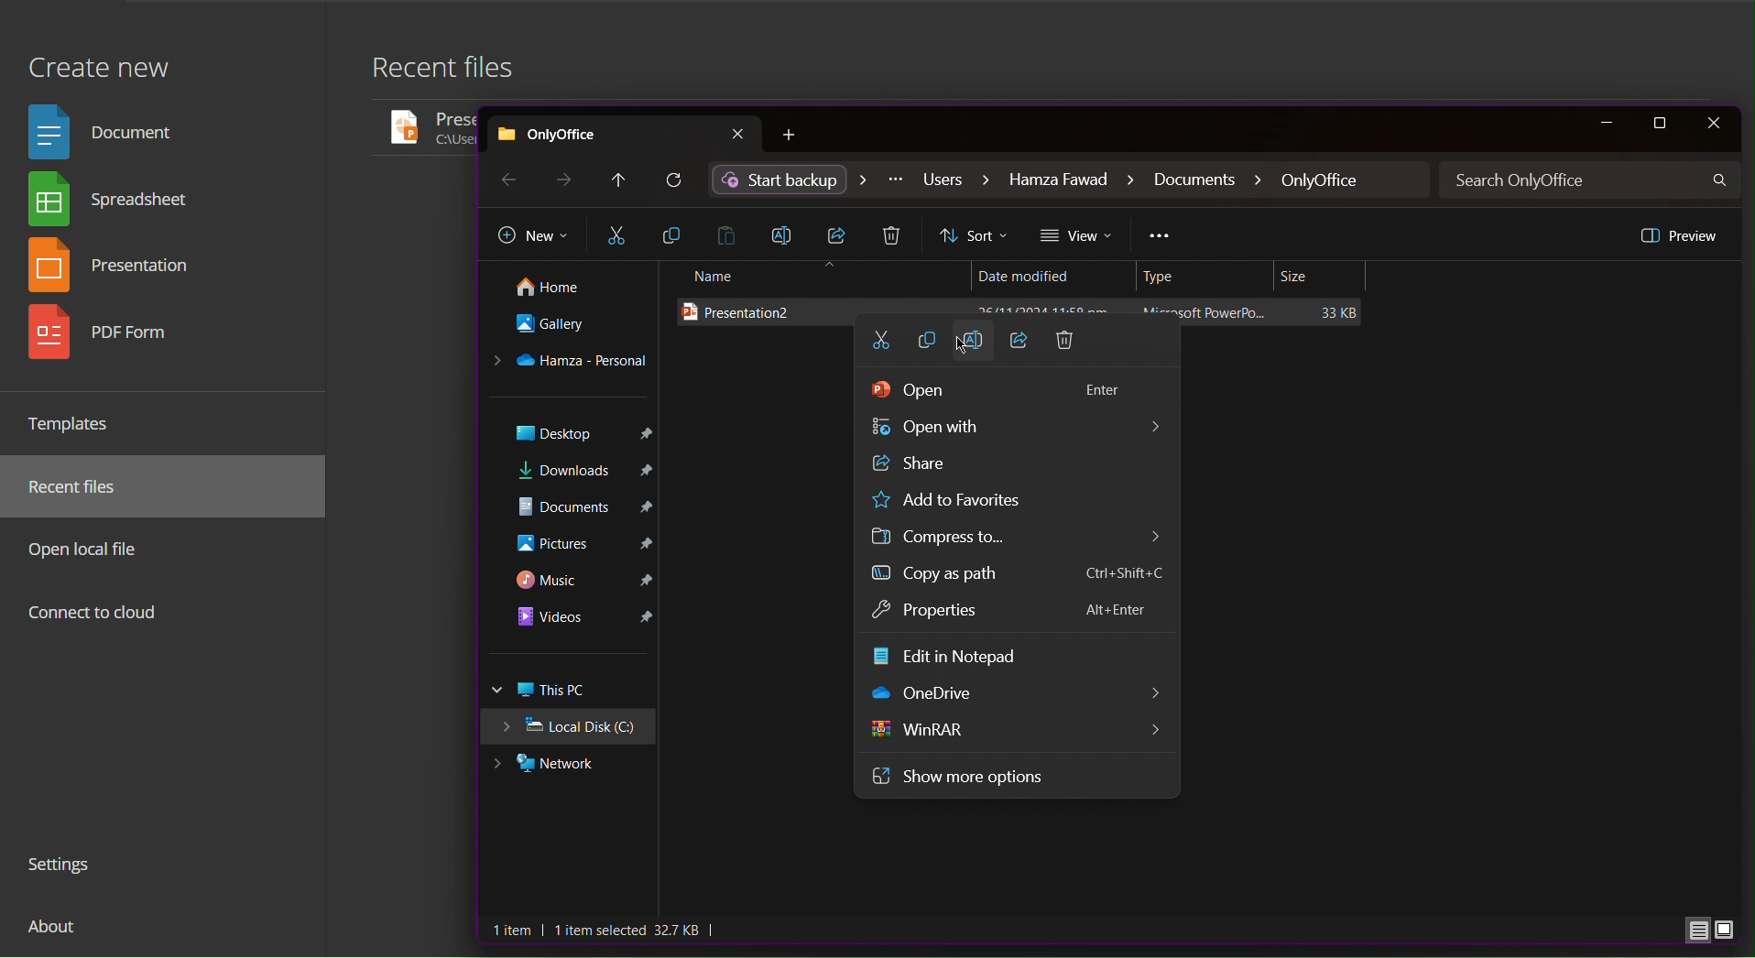  What do you see at coordinates (819, 277) in the screenshot?
I see `Name` at bounding box center [819, 277].